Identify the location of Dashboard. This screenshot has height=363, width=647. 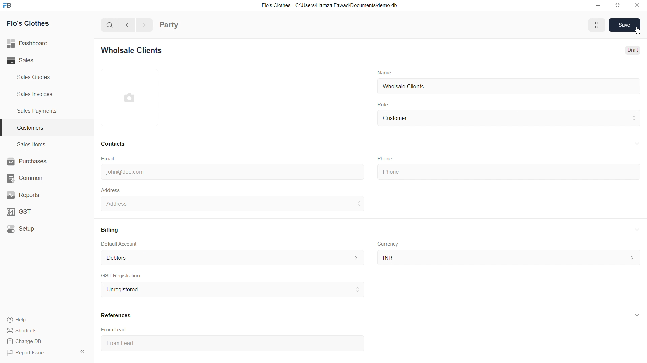
(30, 42).